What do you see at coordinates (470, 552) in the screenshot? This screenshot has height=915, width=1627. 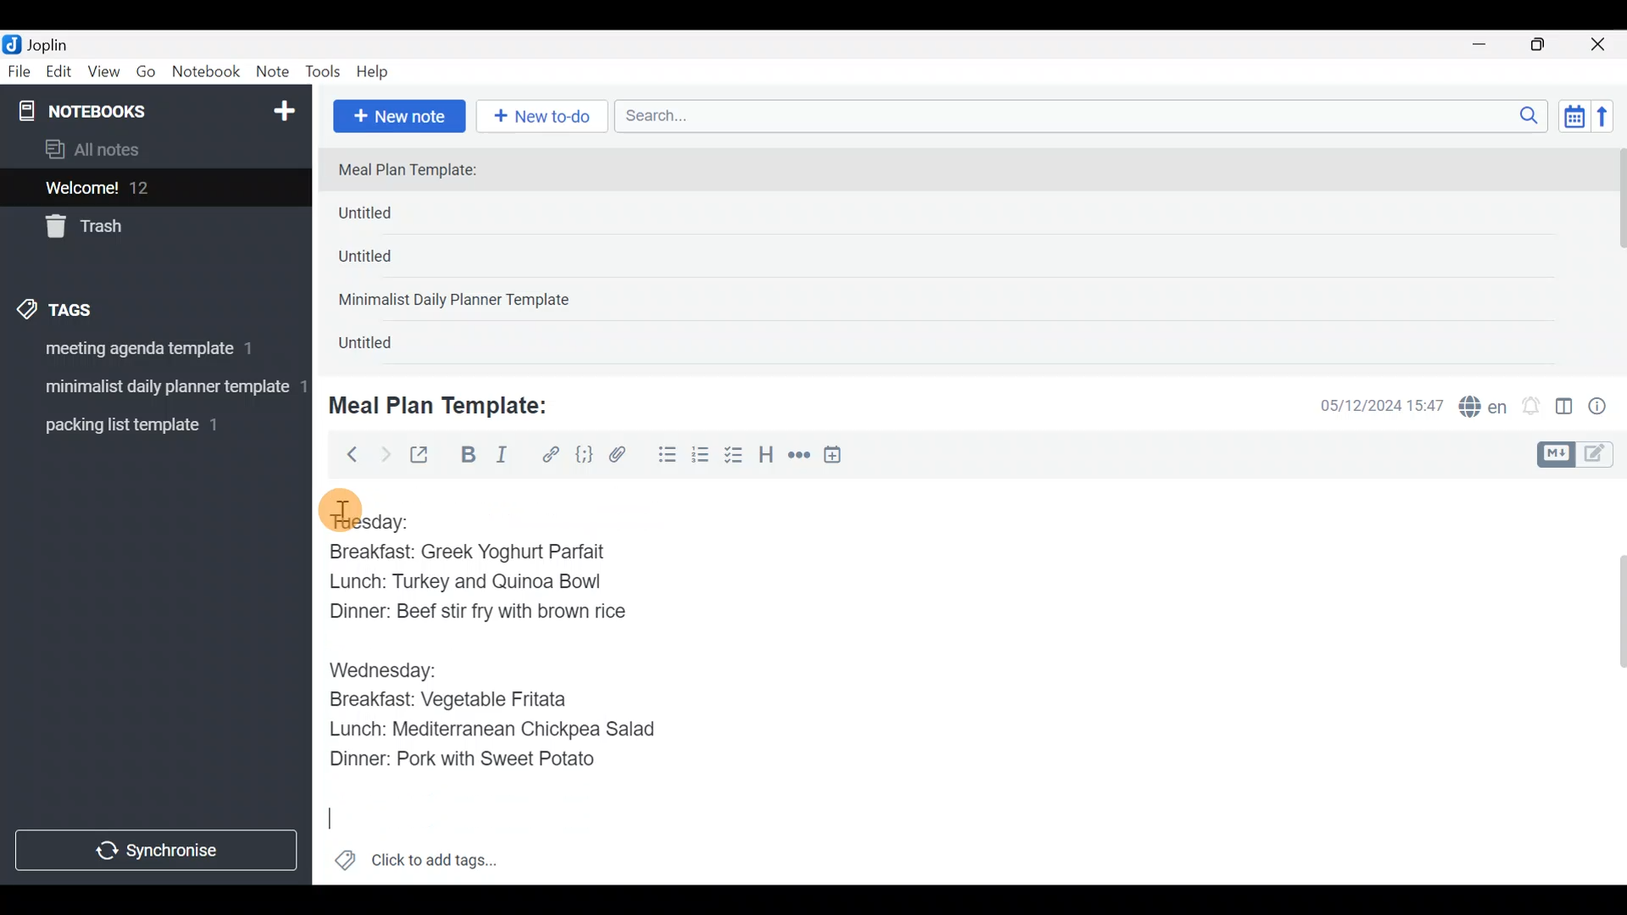 I see `Breakfast: Greek Yoghurt Parfait` at bounding box center [470, 552].